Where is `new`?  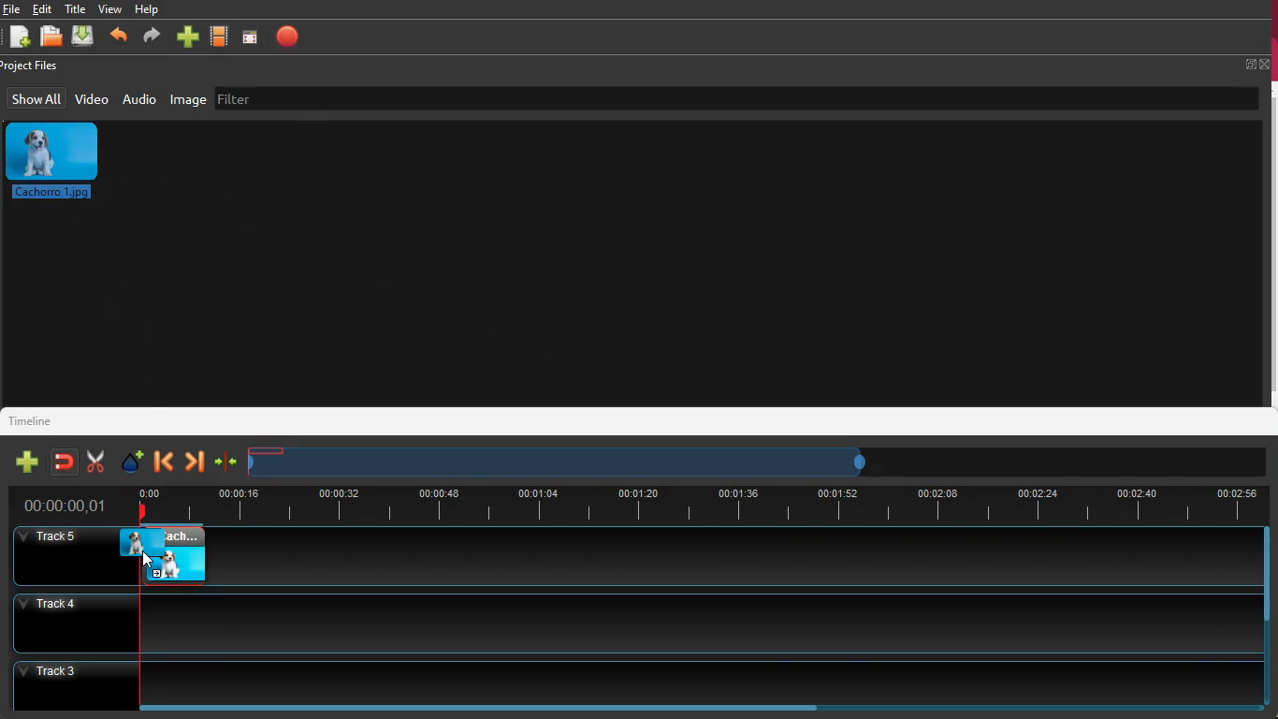
new is located at coordinates (27, 462).